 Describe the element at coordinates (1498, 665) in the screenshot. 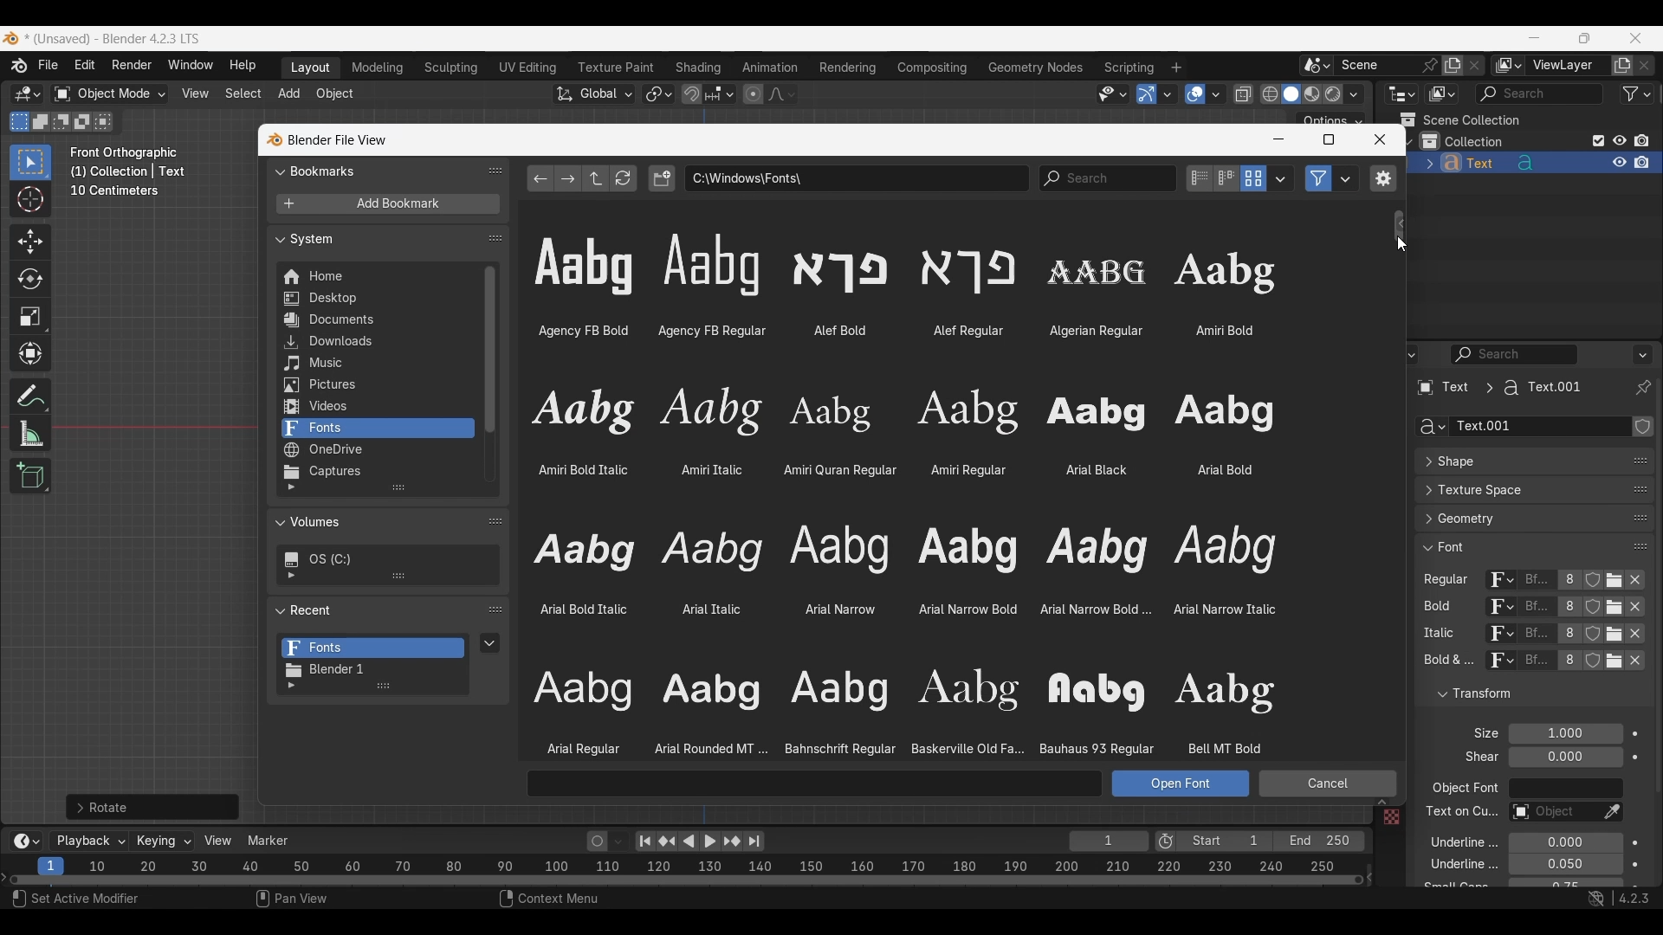

I see `Browse ID data` at that location.